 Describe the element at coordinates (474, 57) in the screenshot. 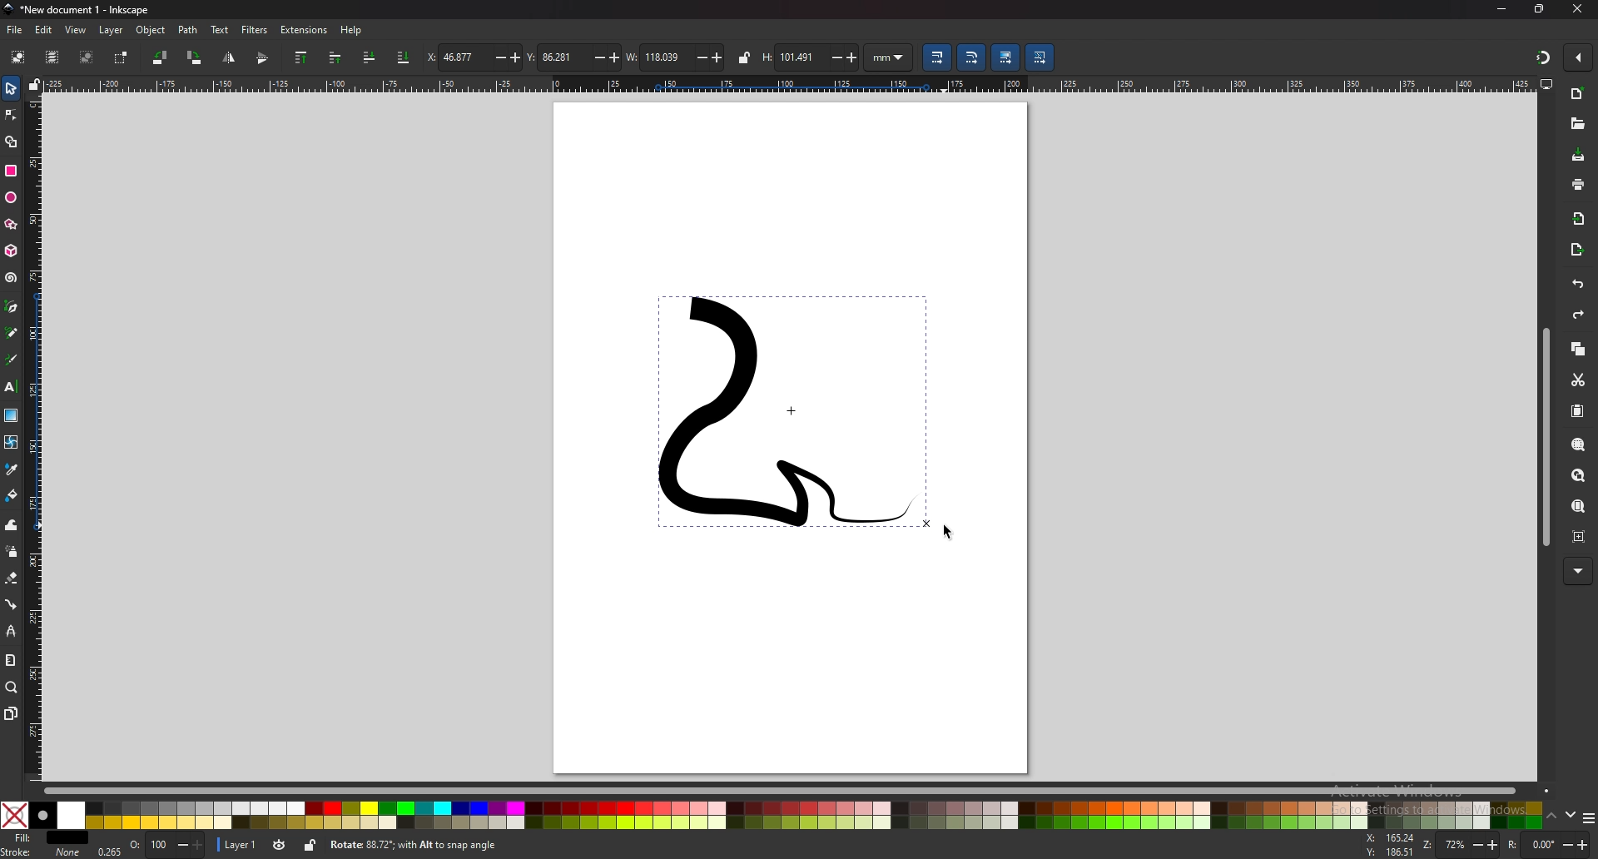

I see `x coordinates` at that location.